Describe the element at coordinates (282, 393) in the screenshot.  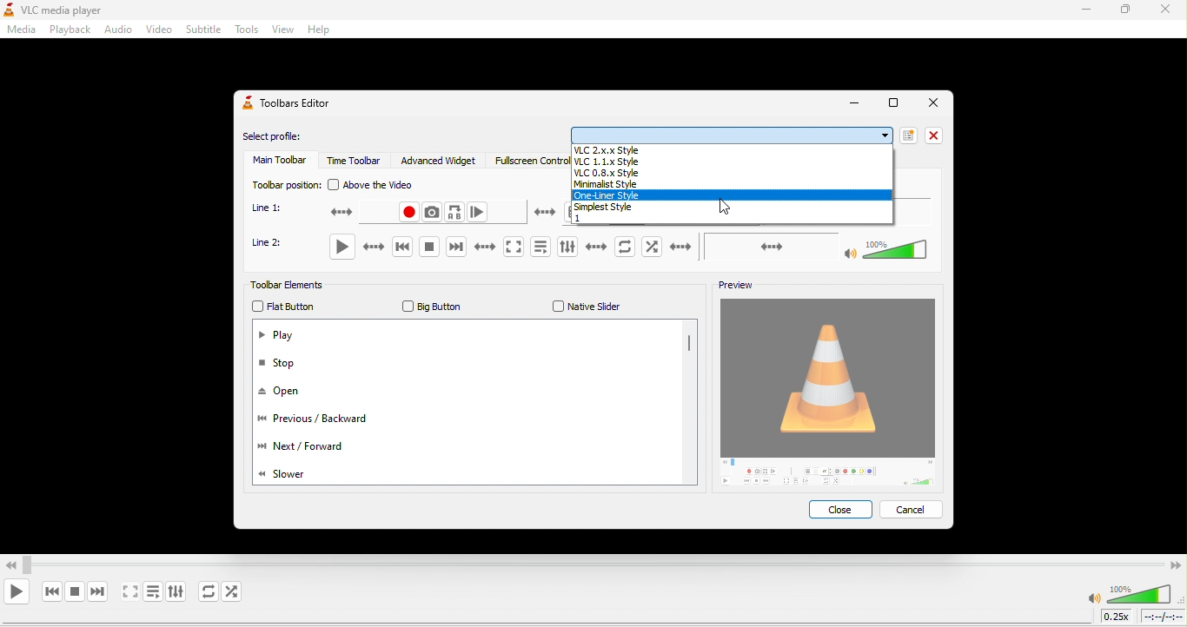
I see `open` at that location.